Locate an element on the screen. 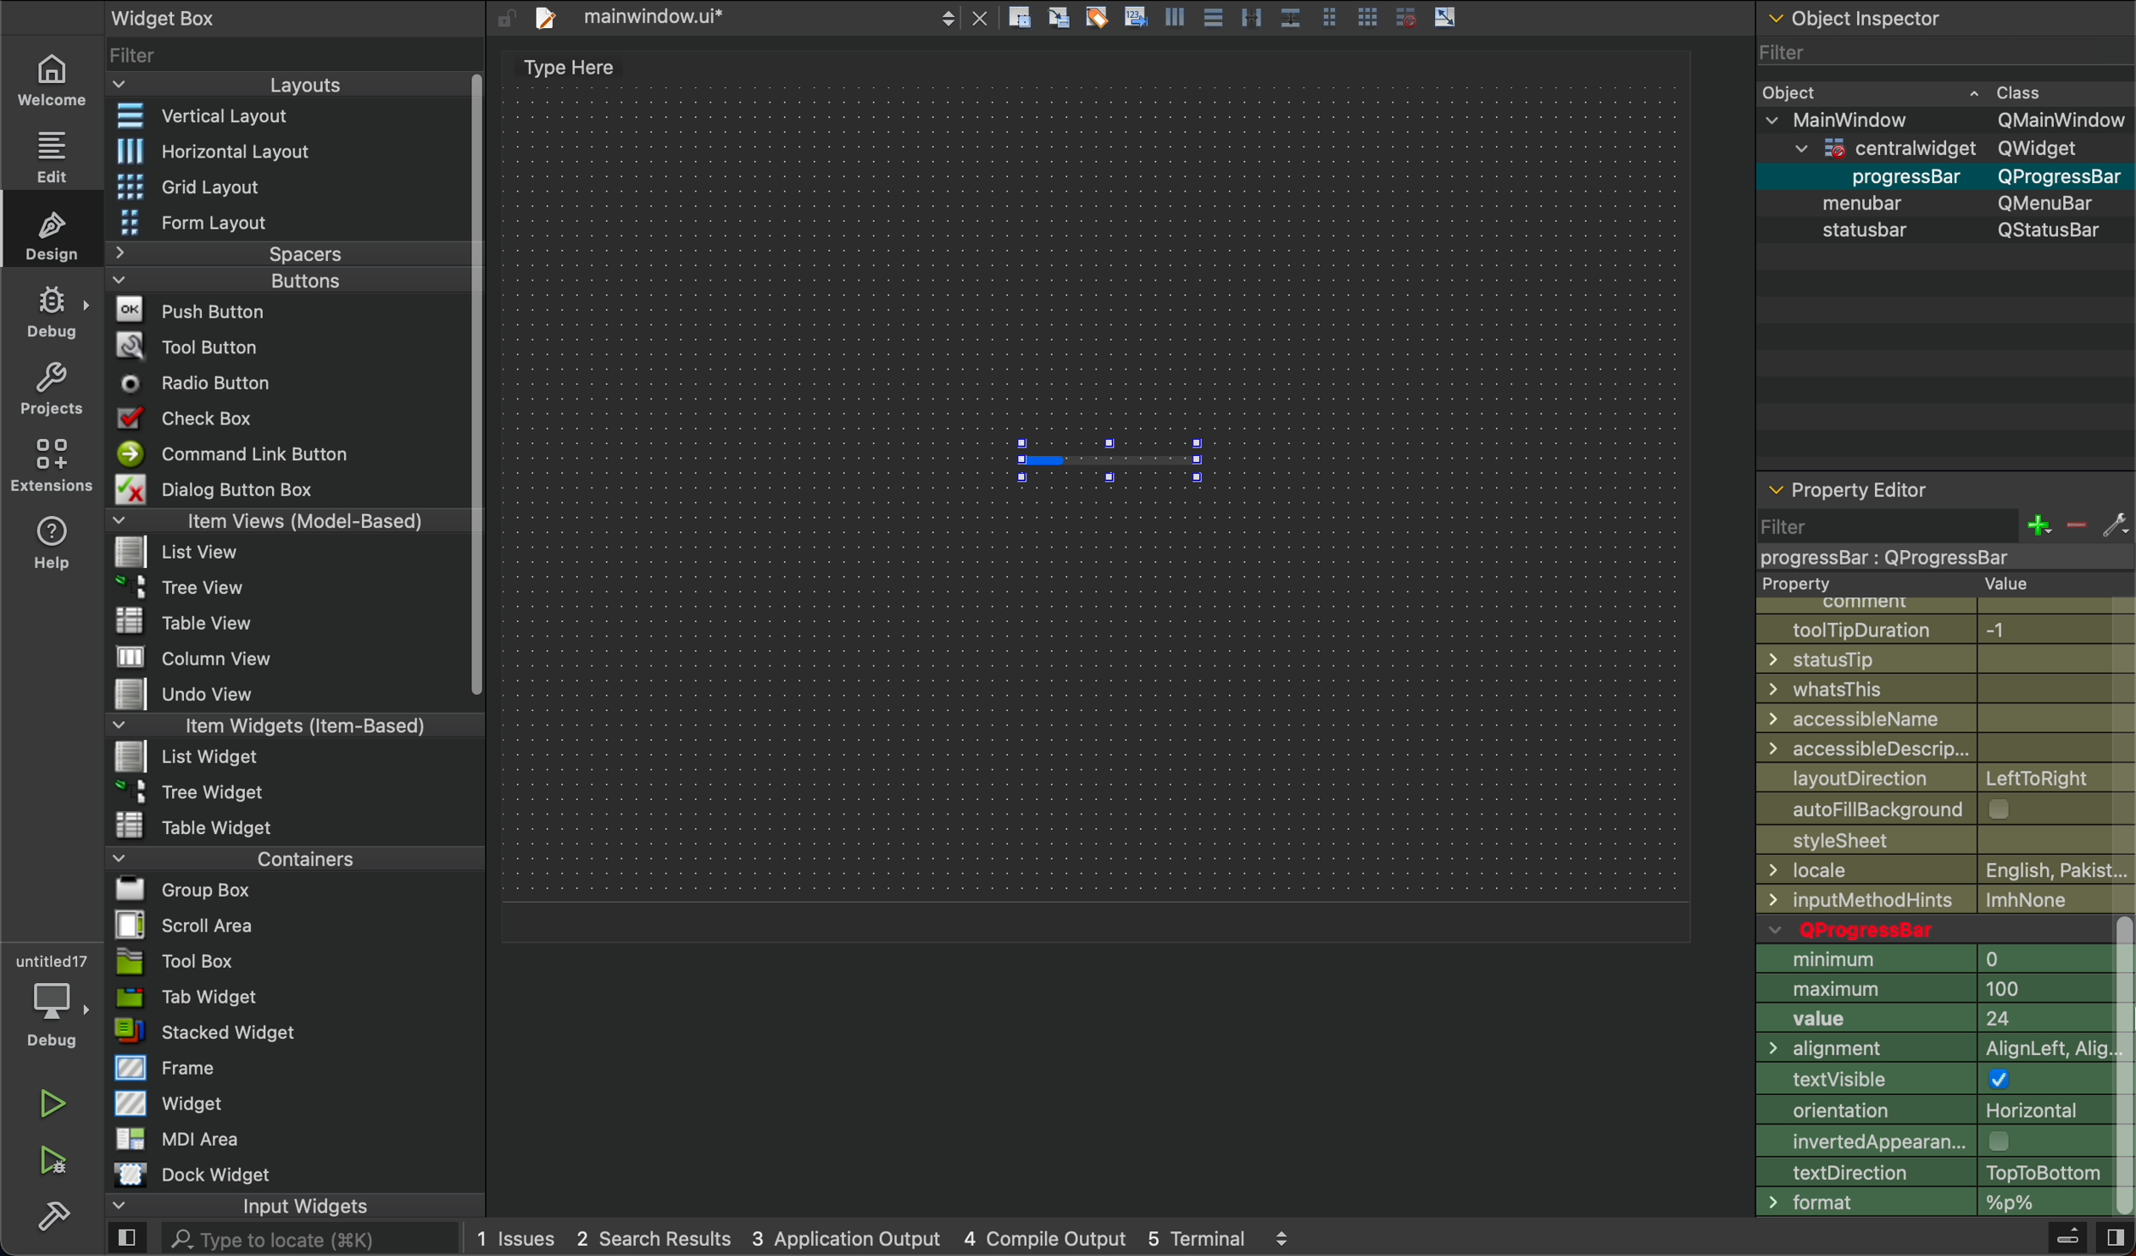 The image size is (2136, 1256). Dialog Button is located at coordinates (235, 488).